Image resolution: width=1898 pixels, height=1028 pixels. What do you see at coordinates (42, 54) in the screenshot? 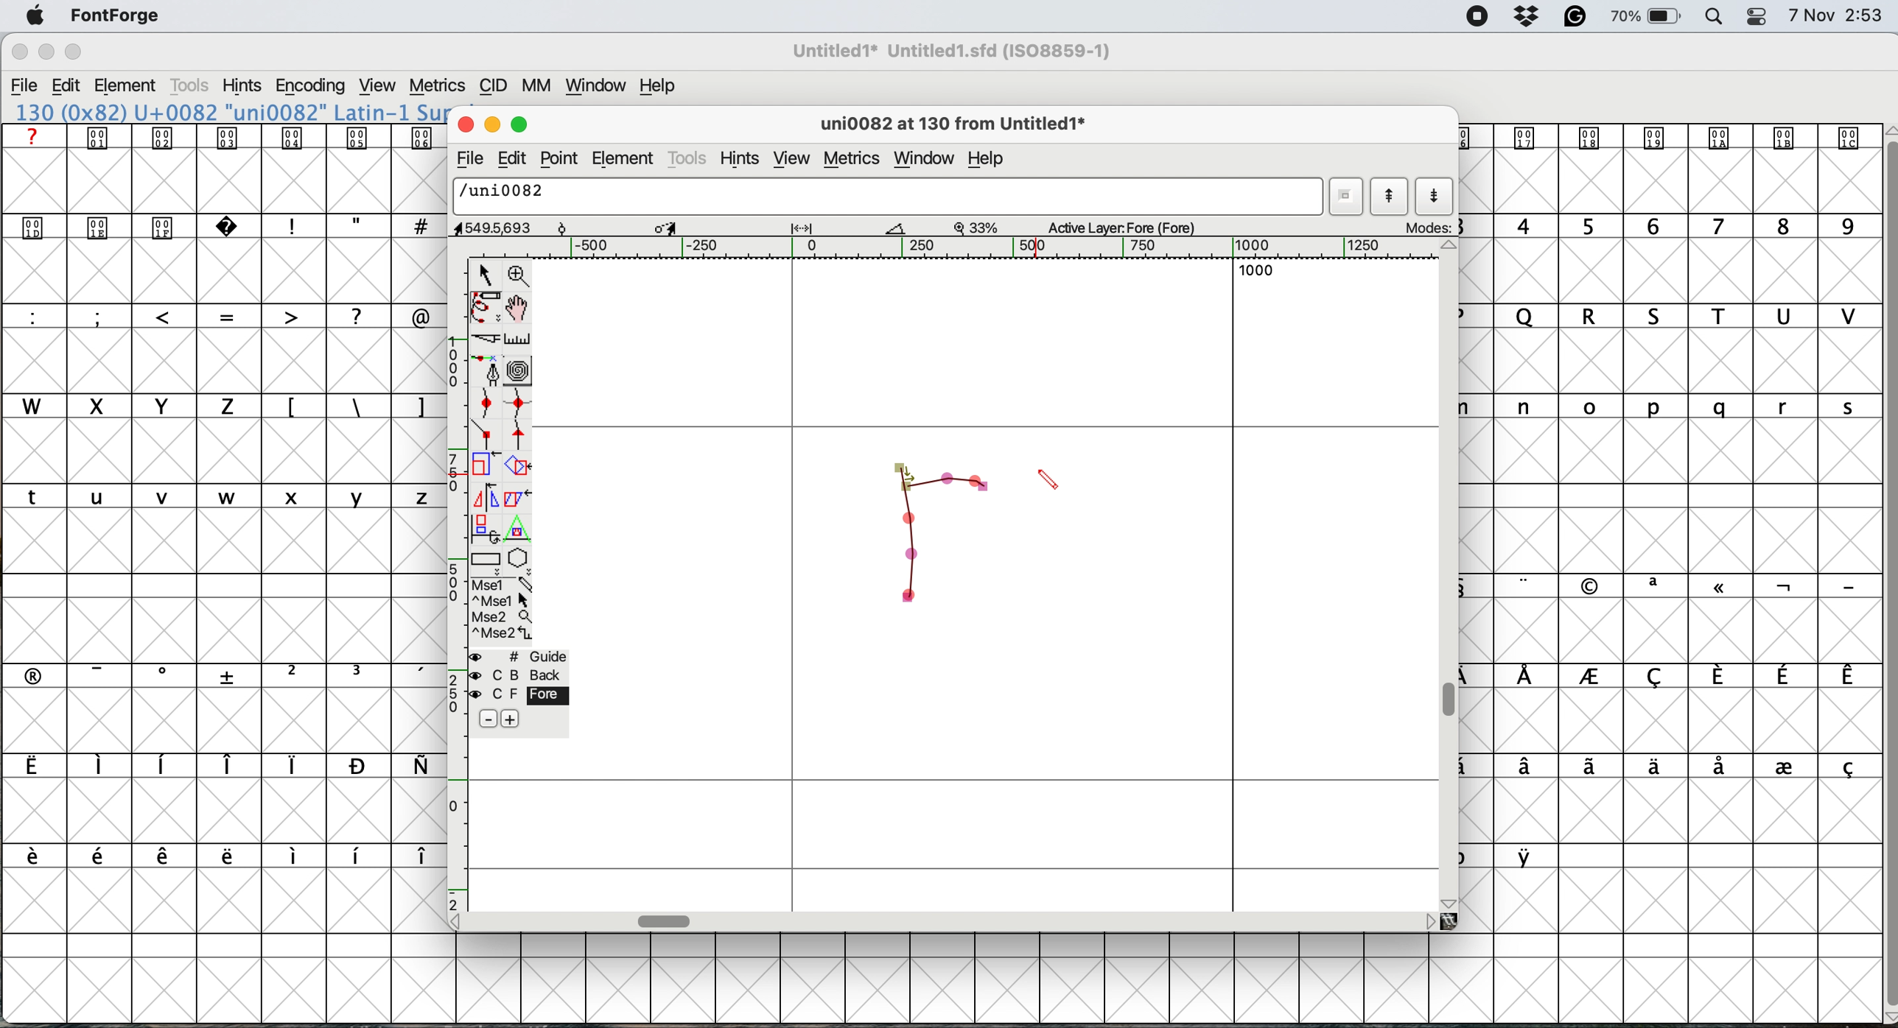
I see `minimise` at bounding box center [42, 54].